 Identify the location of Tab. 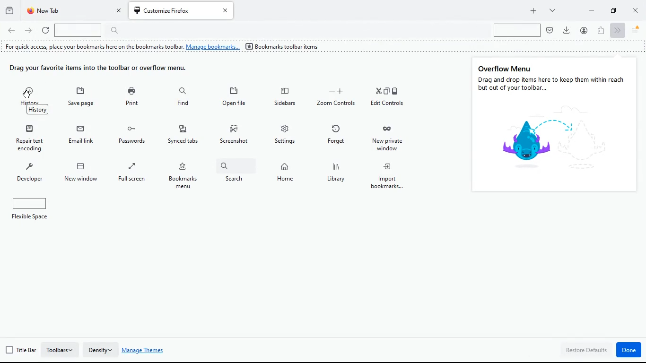
(182, 10).